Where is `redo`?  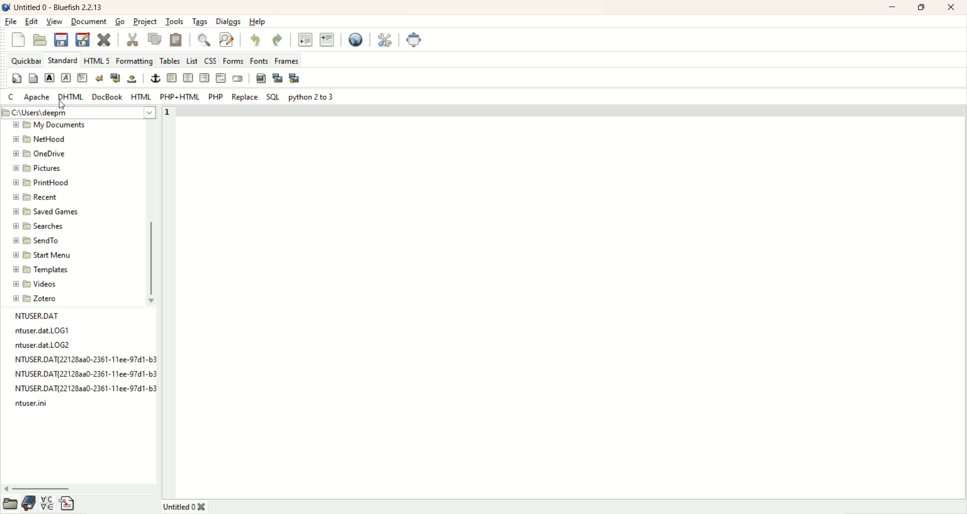 redo is located at coordinates (278, 40).